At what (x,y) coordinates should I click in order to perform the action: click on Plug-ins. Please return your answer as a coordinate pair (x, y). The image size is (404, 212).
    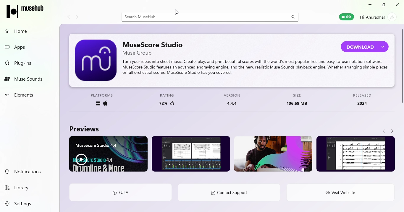
    Looking at the image, I should click on (29, 63).